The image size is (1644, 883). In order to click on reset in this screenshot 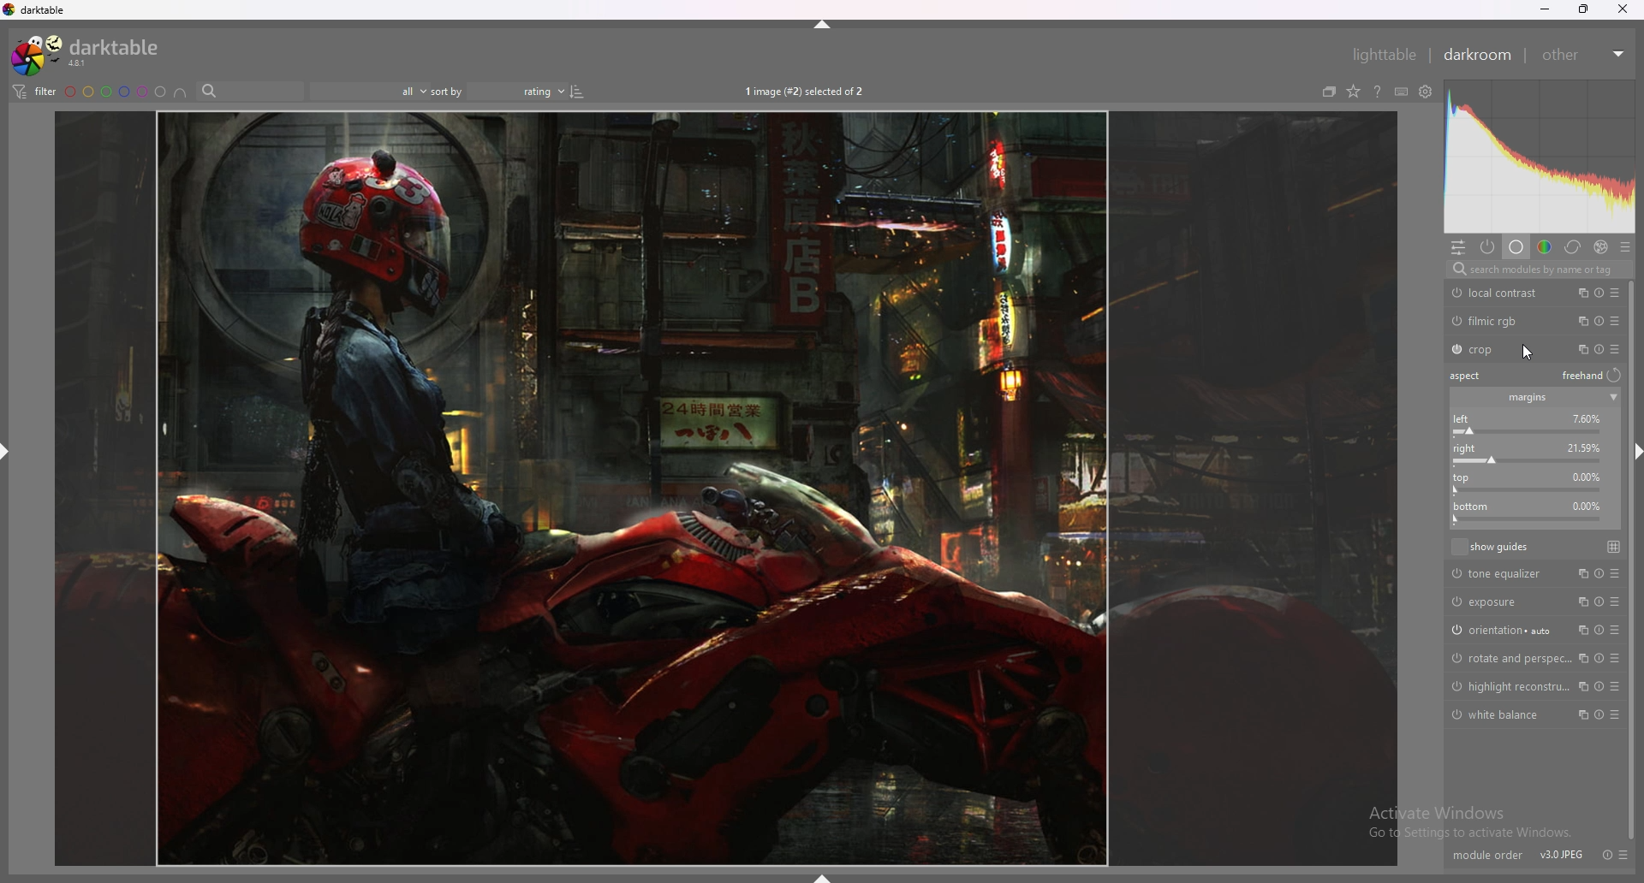, I will do `click(1598, 715)`.